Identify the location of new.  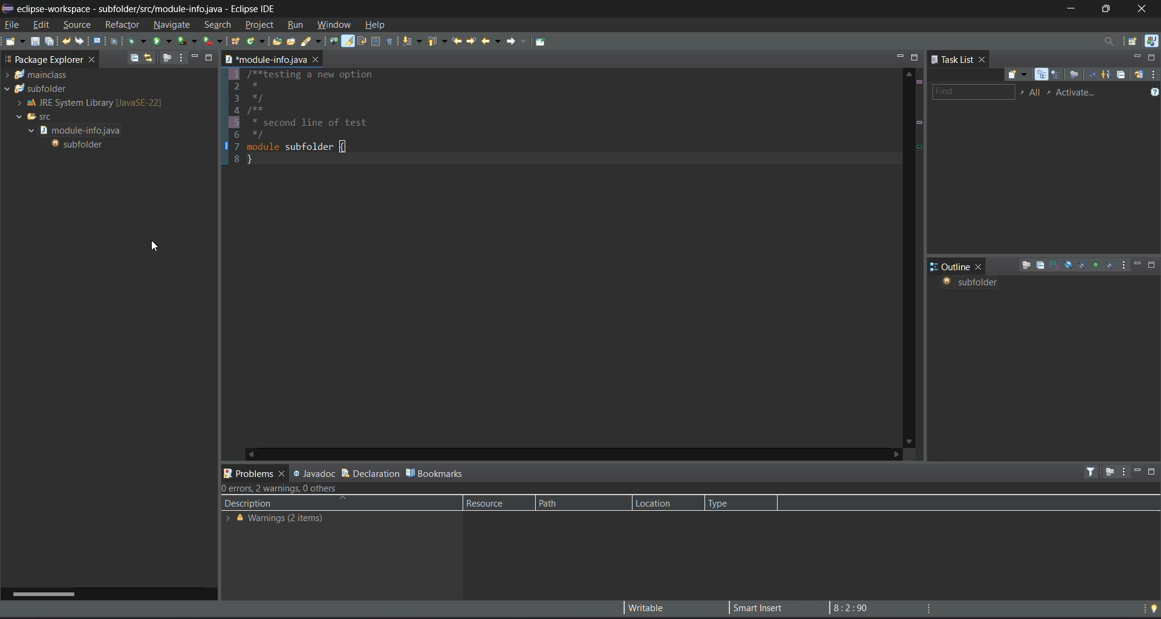
(14, 41).